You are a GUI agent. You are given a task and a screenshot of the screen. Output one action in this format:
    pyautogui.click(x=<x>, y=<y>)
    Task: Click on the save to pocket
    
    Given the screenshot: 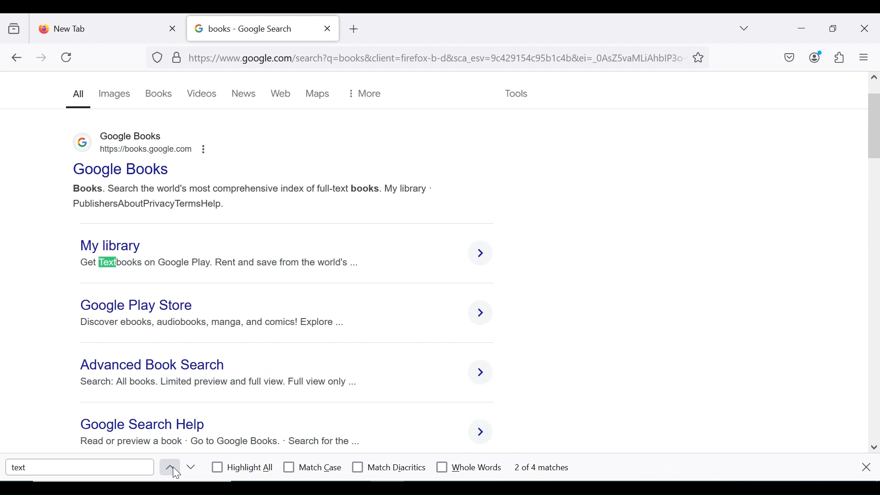 What is the action you would take?
    pyautogui.click(x=788, y=58)
    